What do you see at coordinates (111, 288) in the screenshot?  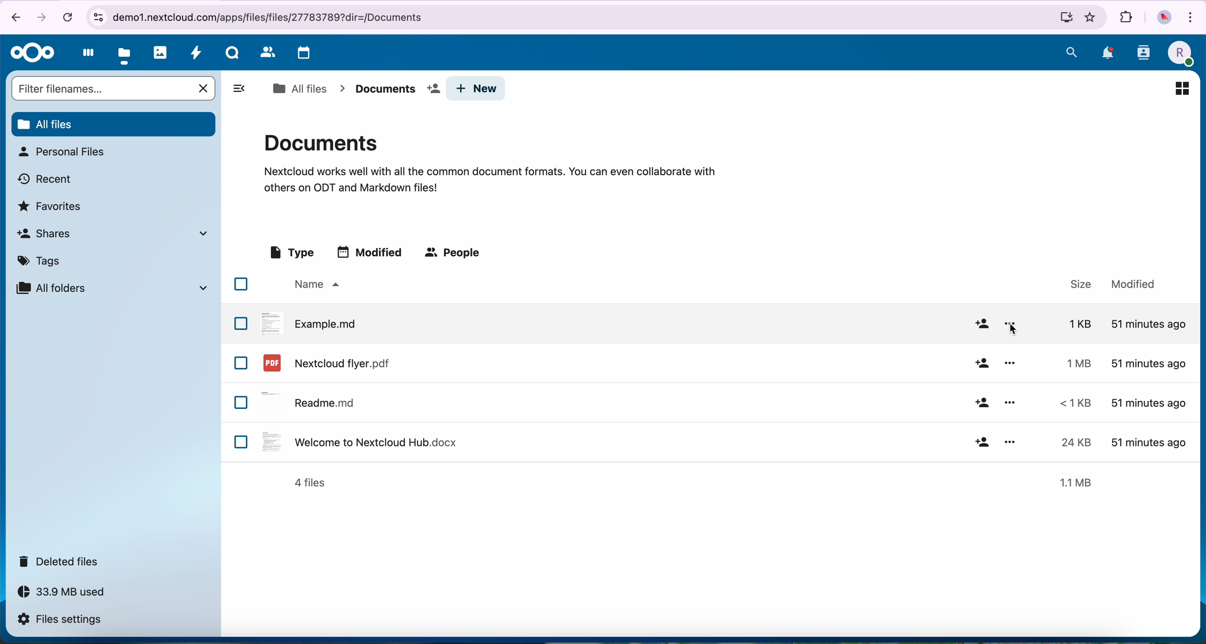 I see `all folders tab` at bounding box center [111, 288].